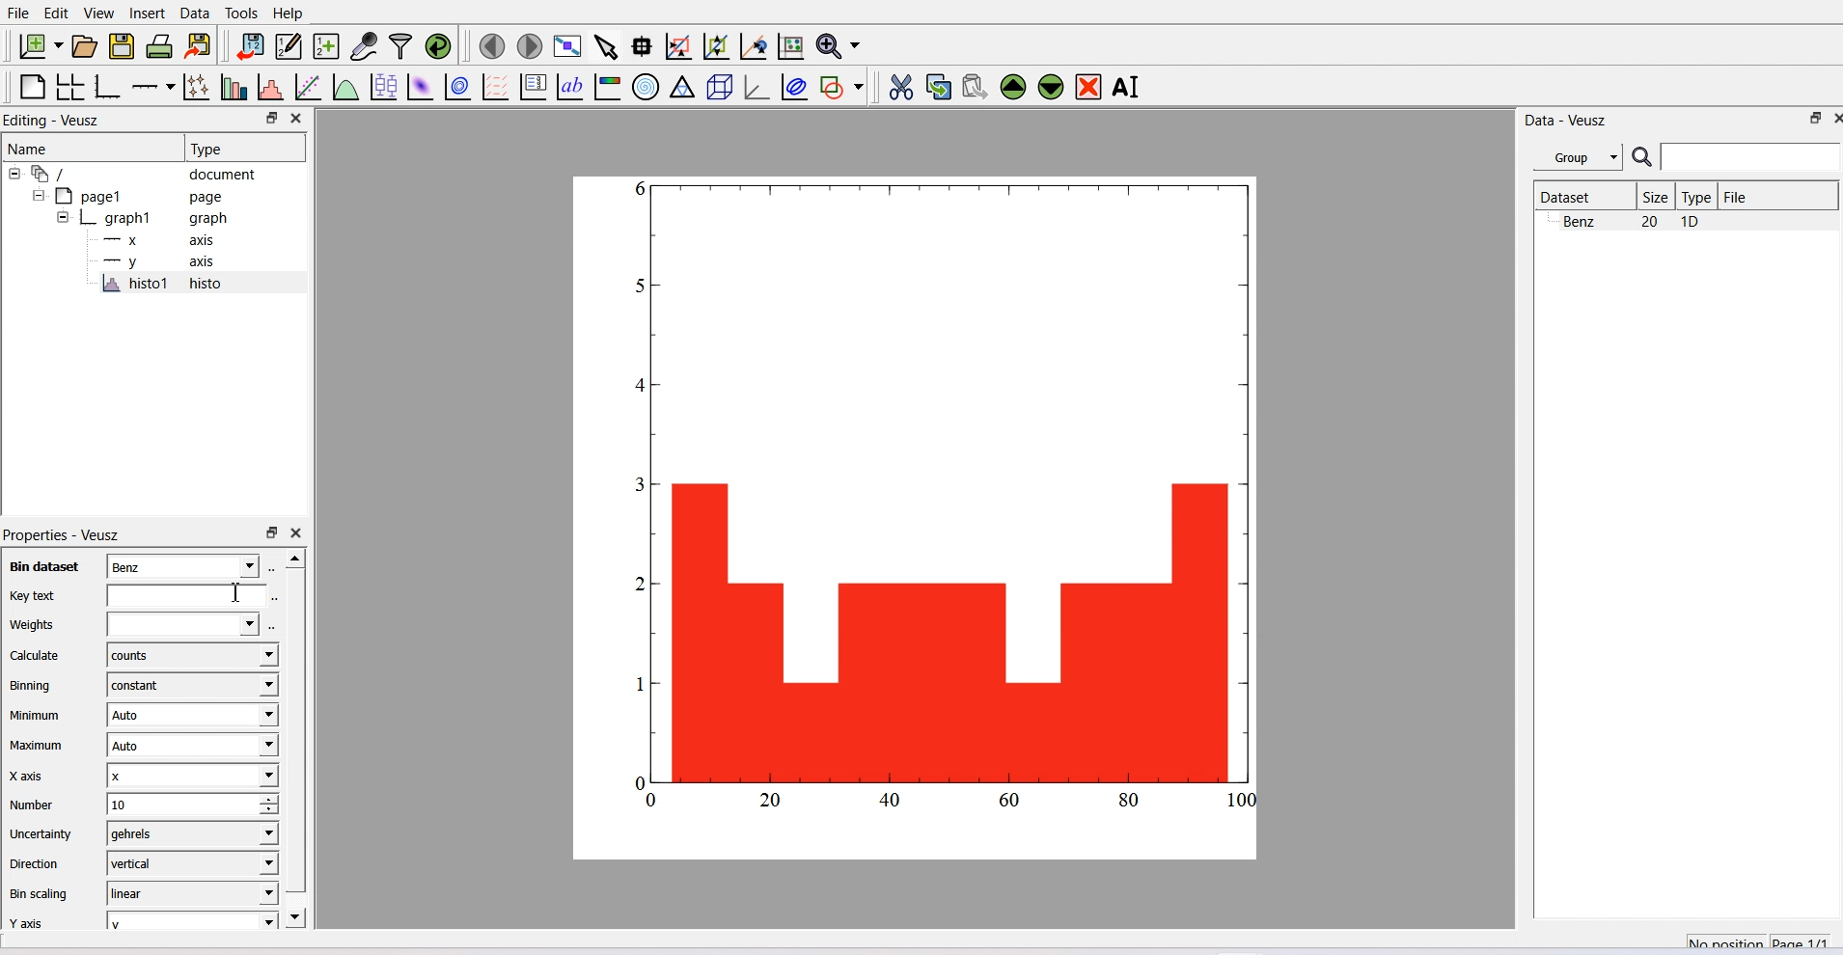 This screenshot has width=1843, height=955. Describe the element at coordinates (840, 87) in the screenshot. I see `Add shape to the plot` at that location.